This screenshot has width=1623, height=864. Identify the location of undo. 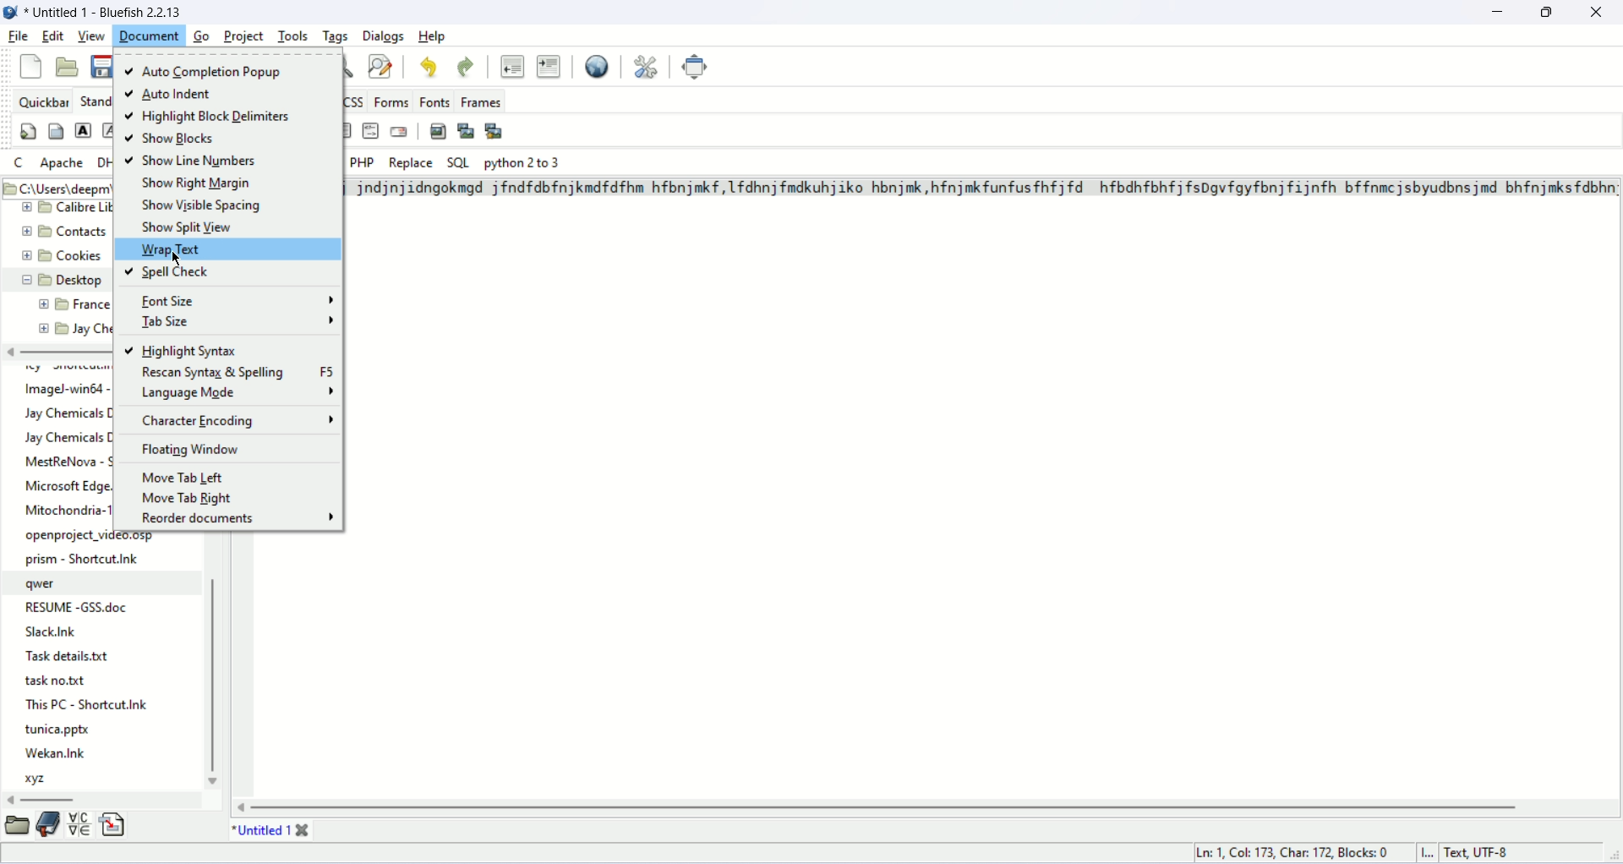
(432, 70).